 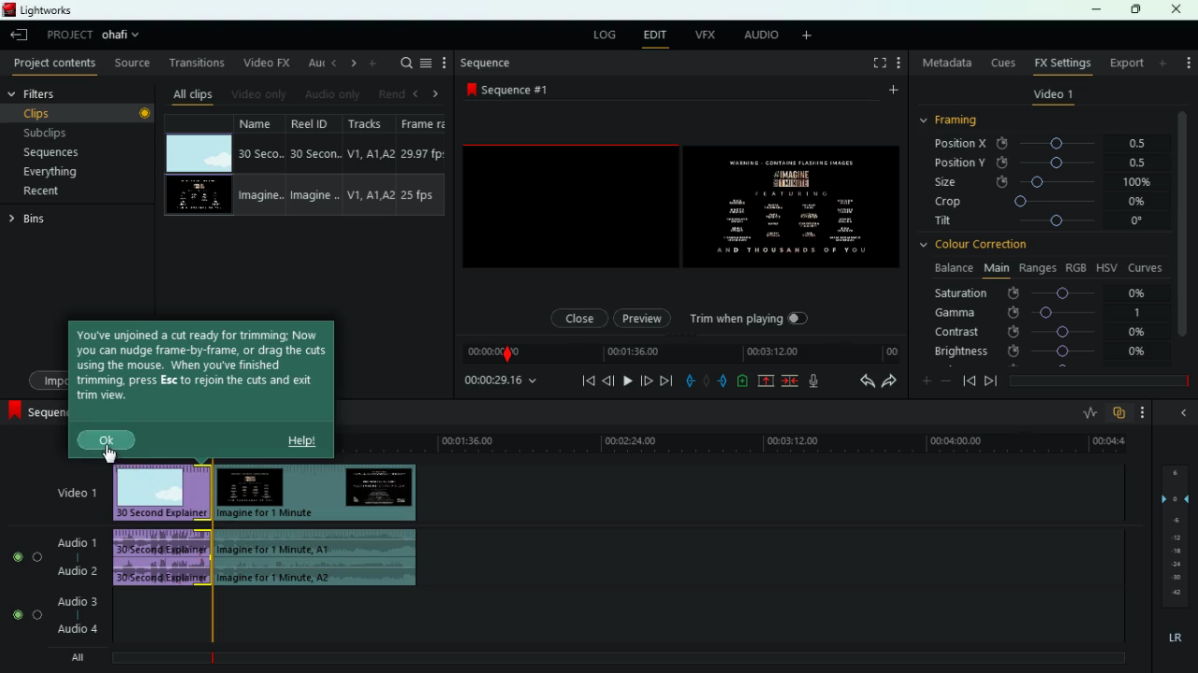 I want to click on everything, so click(x=66, y=172).